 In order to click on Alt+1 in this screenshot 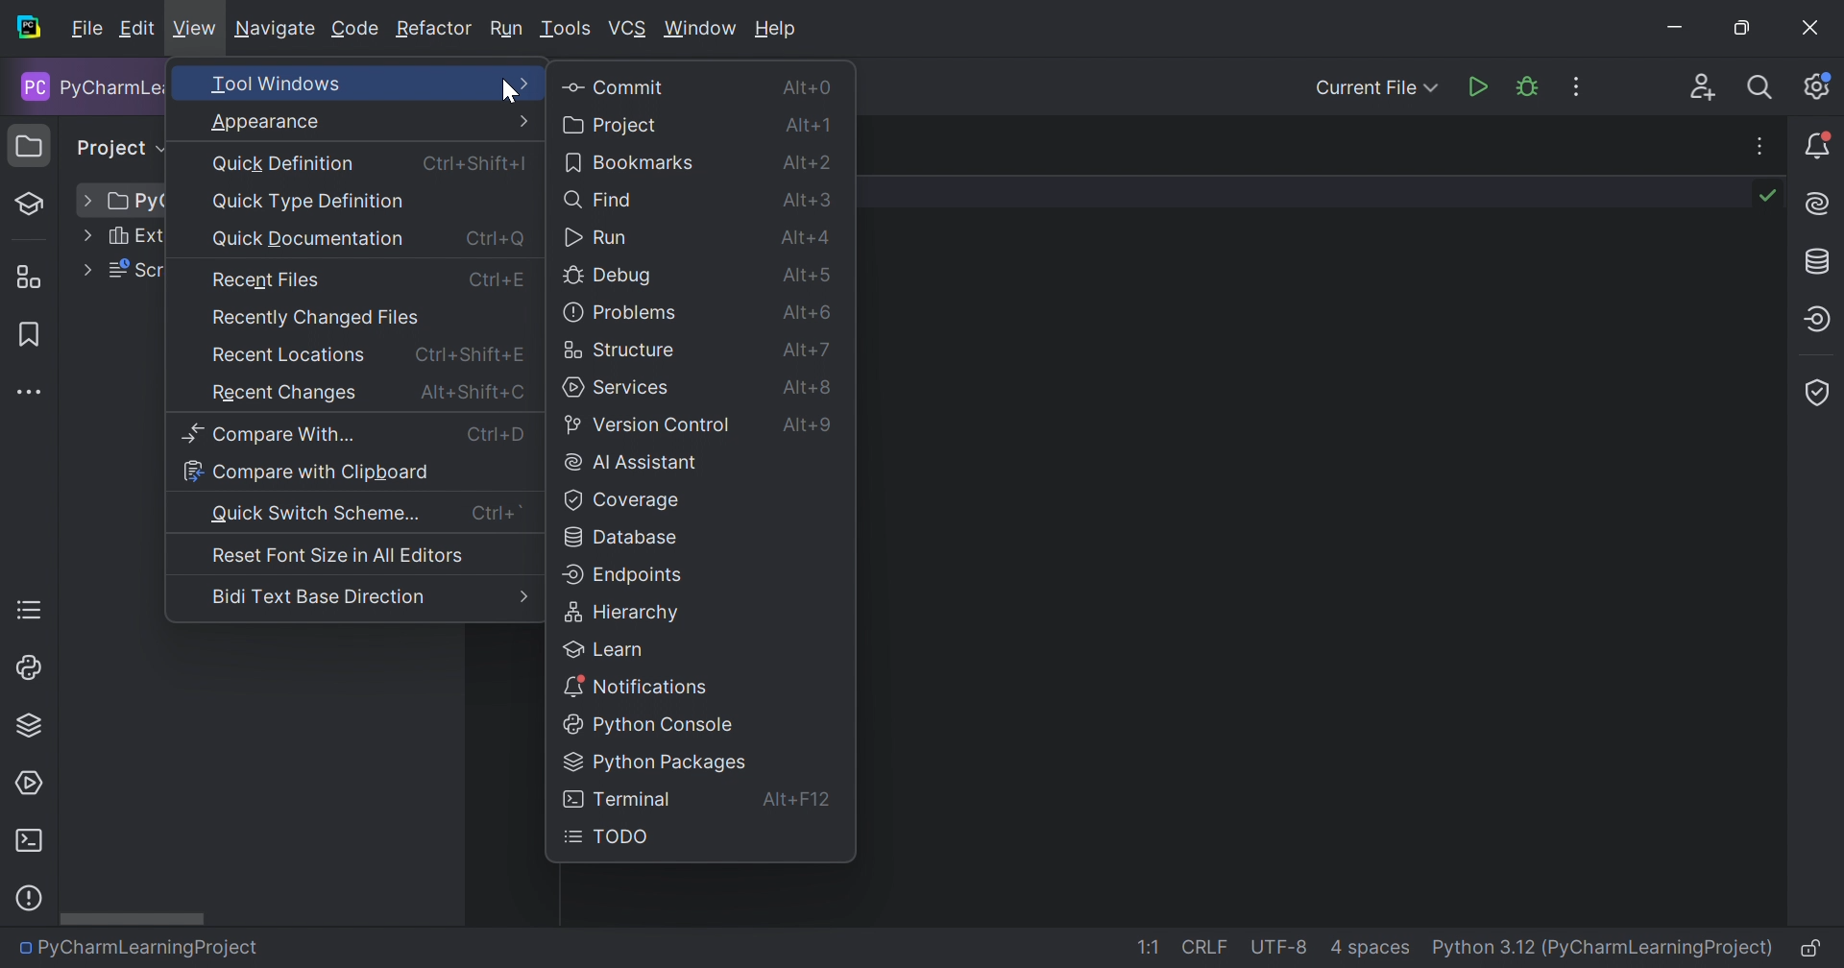, I will do `click(807, 126)`.